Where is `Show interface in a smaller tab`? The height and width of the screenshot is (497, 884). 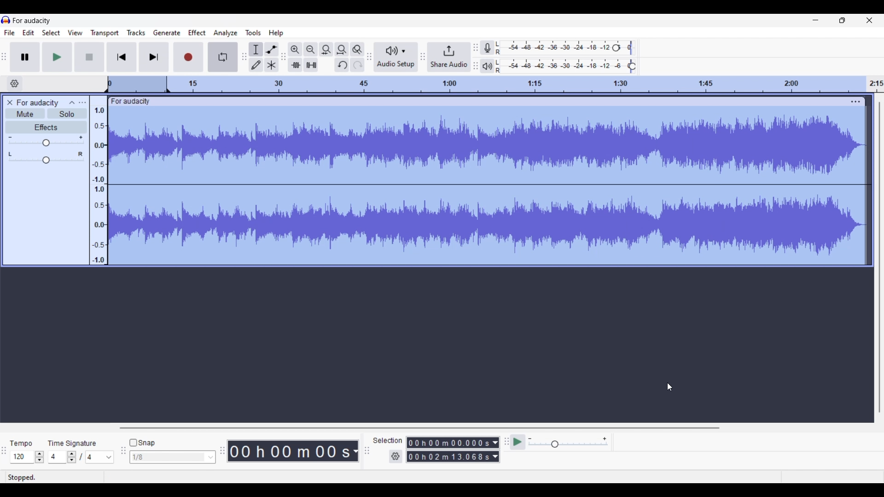
Show interface in a smaller tab is located at coordinates (842, 20).